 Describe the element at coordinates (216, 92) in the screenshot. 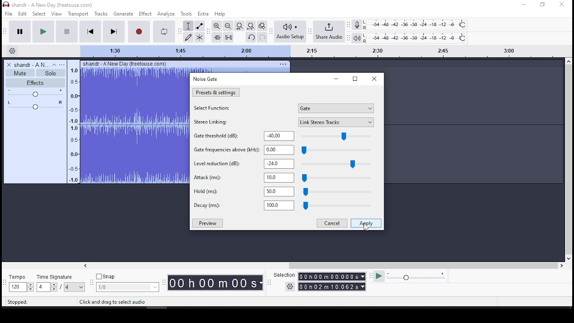

I see `presets and settings` at that location.